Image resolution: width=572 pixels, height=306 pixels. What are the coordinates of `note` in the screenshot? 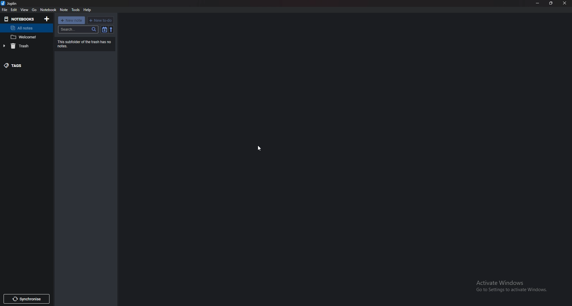 It's located at (64, 10).